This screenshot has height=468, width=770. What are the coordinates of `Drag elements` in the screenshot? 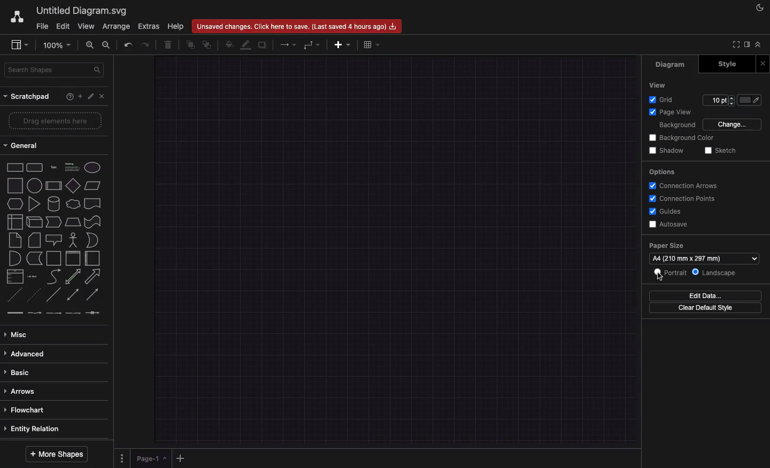 It's located at (55, 123).